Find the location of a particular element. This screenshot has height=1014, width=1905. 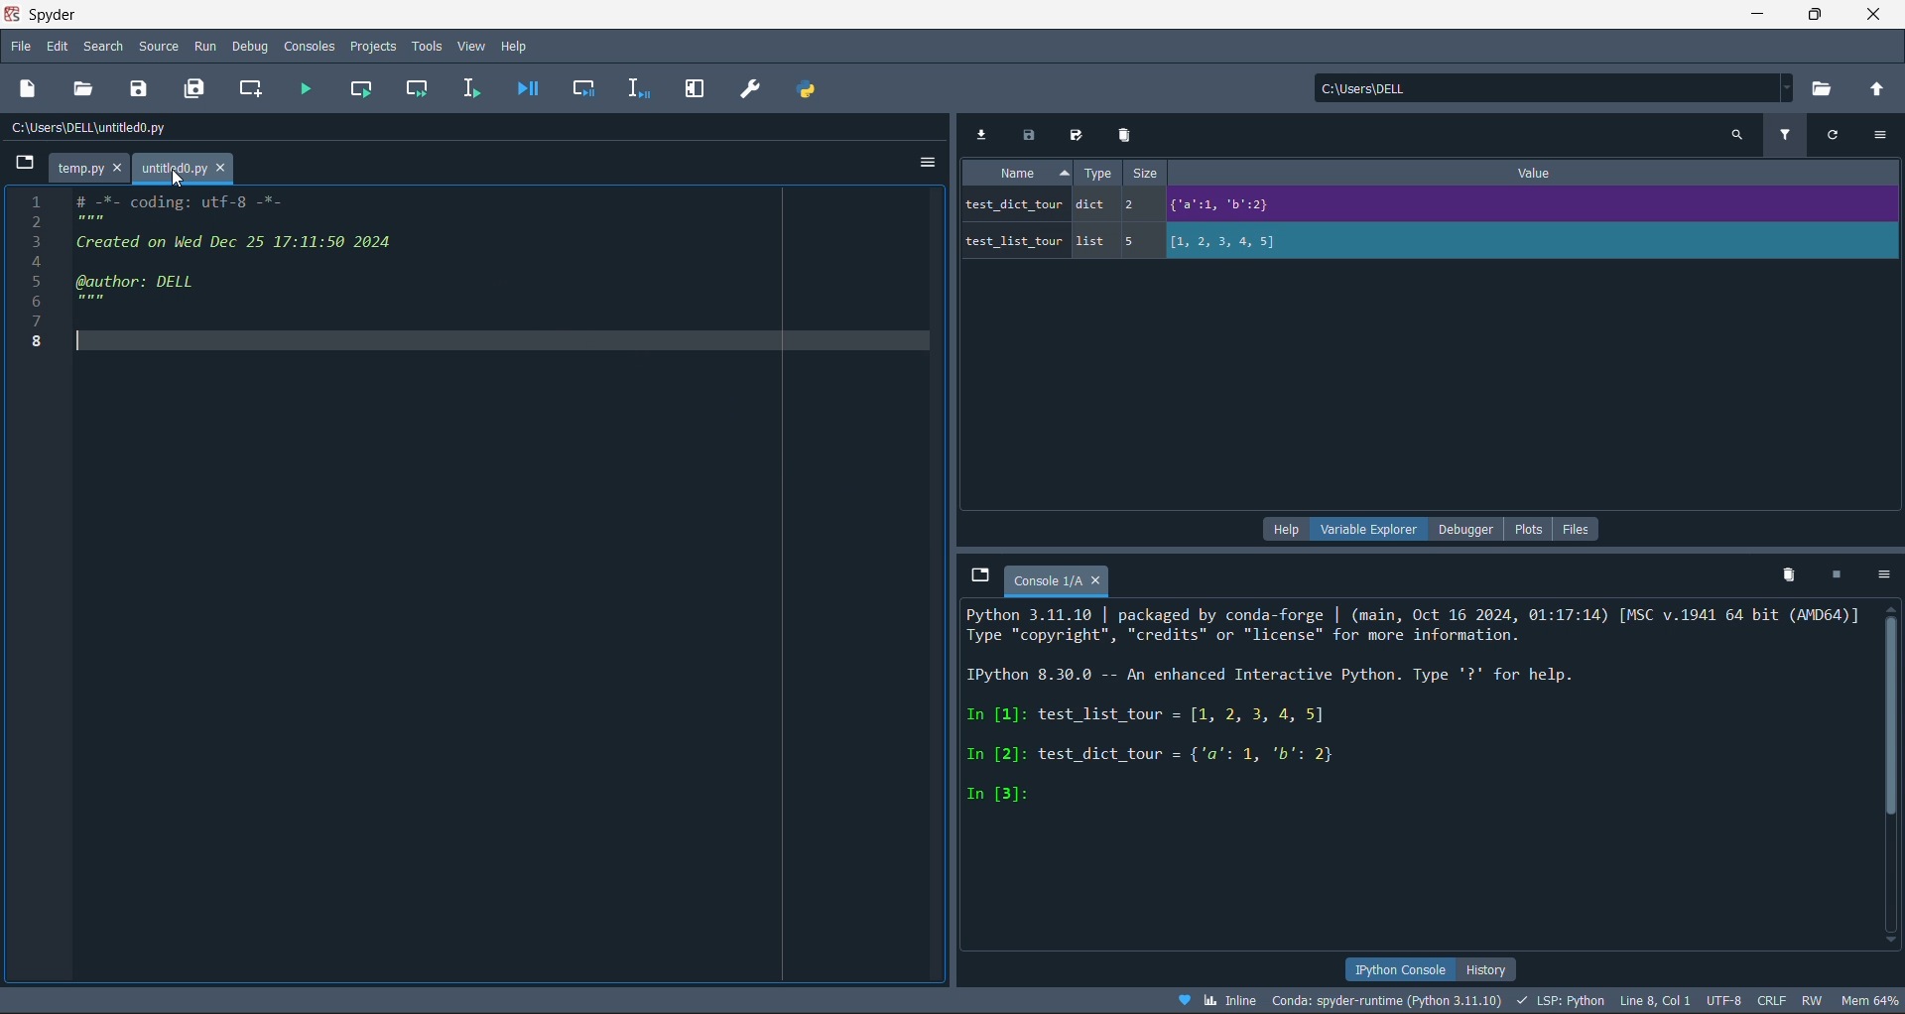

browse tab is located at coordinates (979, 577).